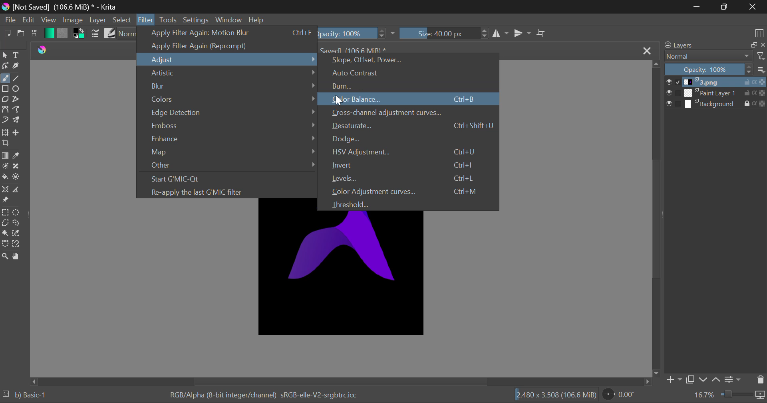 This screenshot has width=767, height=403. Describe the element at coordinates (234, 137) in the screenshot. I see `Enhance` at that location.